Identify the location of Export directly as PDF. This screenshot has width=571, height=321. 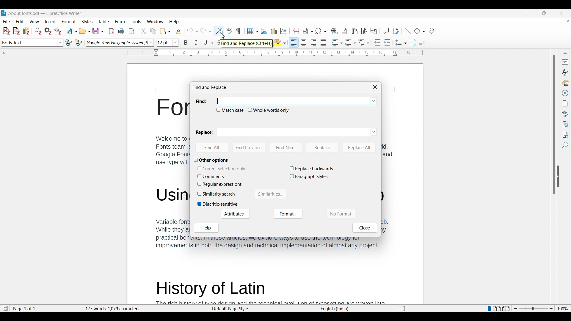
(112, 31).